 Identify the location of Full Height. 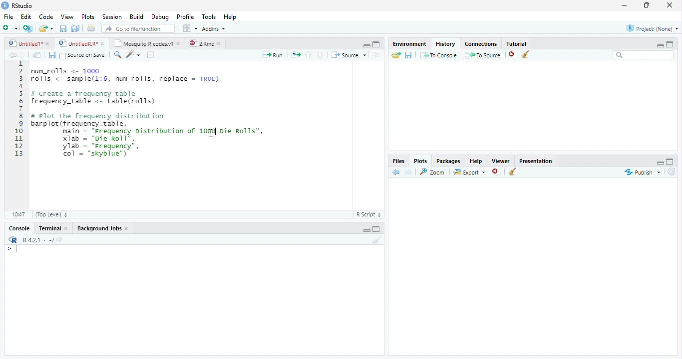
(671, 162).